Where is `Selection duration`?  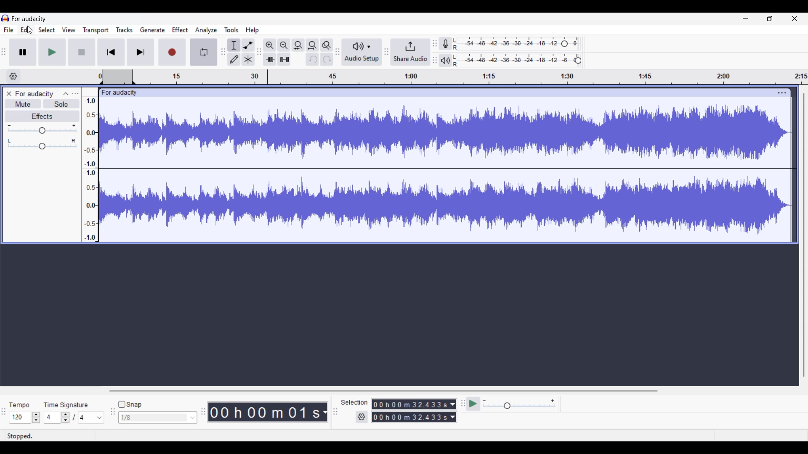 Selection duration is located at coordinates (410, 411).